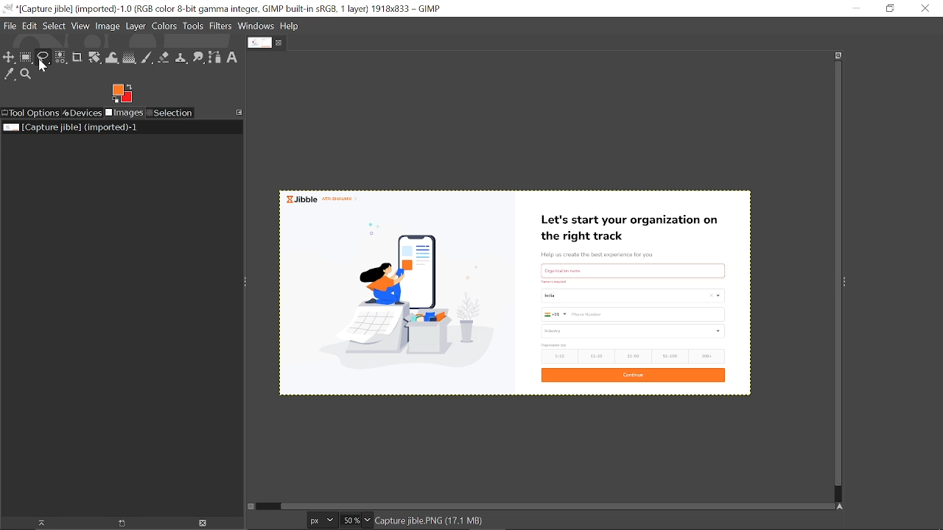 The image size is (943, 530). Describe the element at coordinates (72, 127) in the screenshot. I see `Current image` at that location.